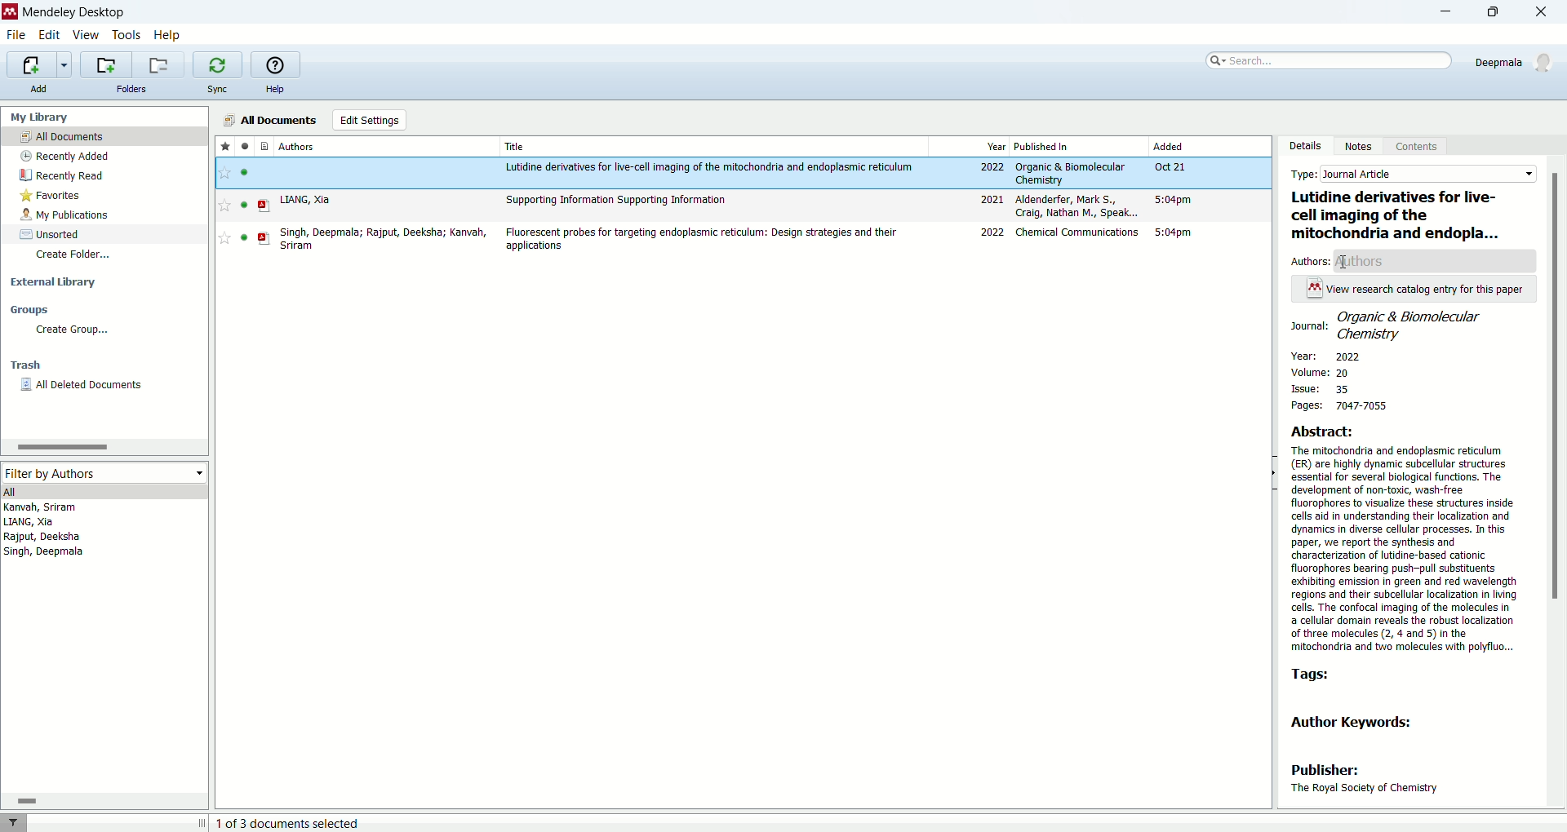  I want to click on all documnets, so click(269, 120).